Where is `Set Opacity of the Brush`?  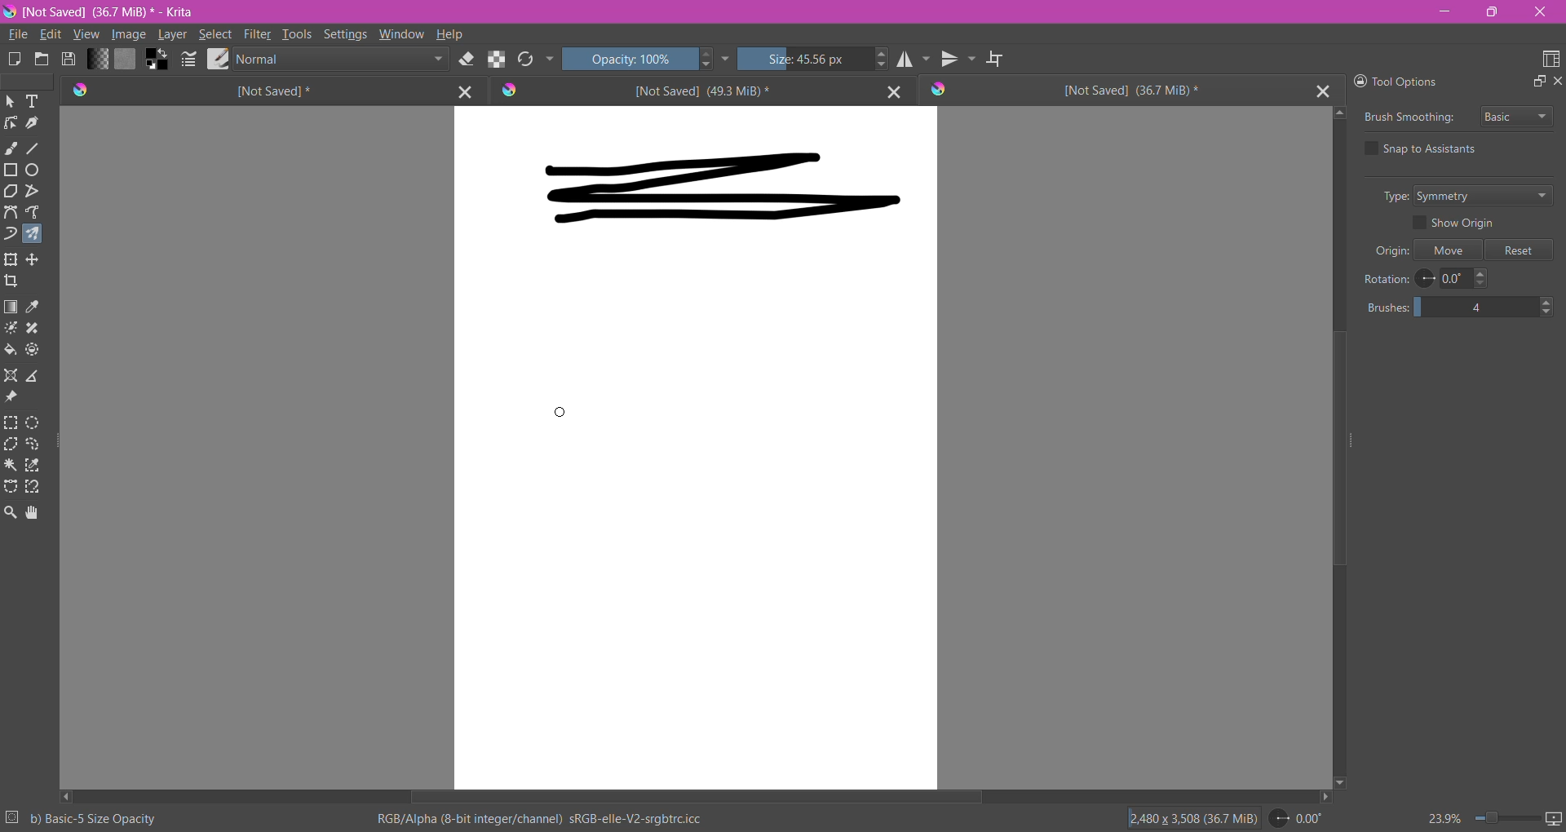
Set Opacity of the Brush is located at coordinates (628, 60).